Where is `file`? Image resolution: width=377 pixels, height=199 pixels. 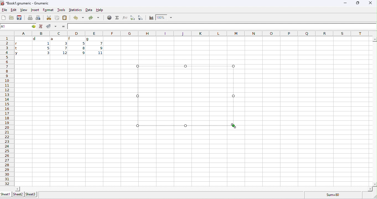 file is located at coordinates (4, 10).